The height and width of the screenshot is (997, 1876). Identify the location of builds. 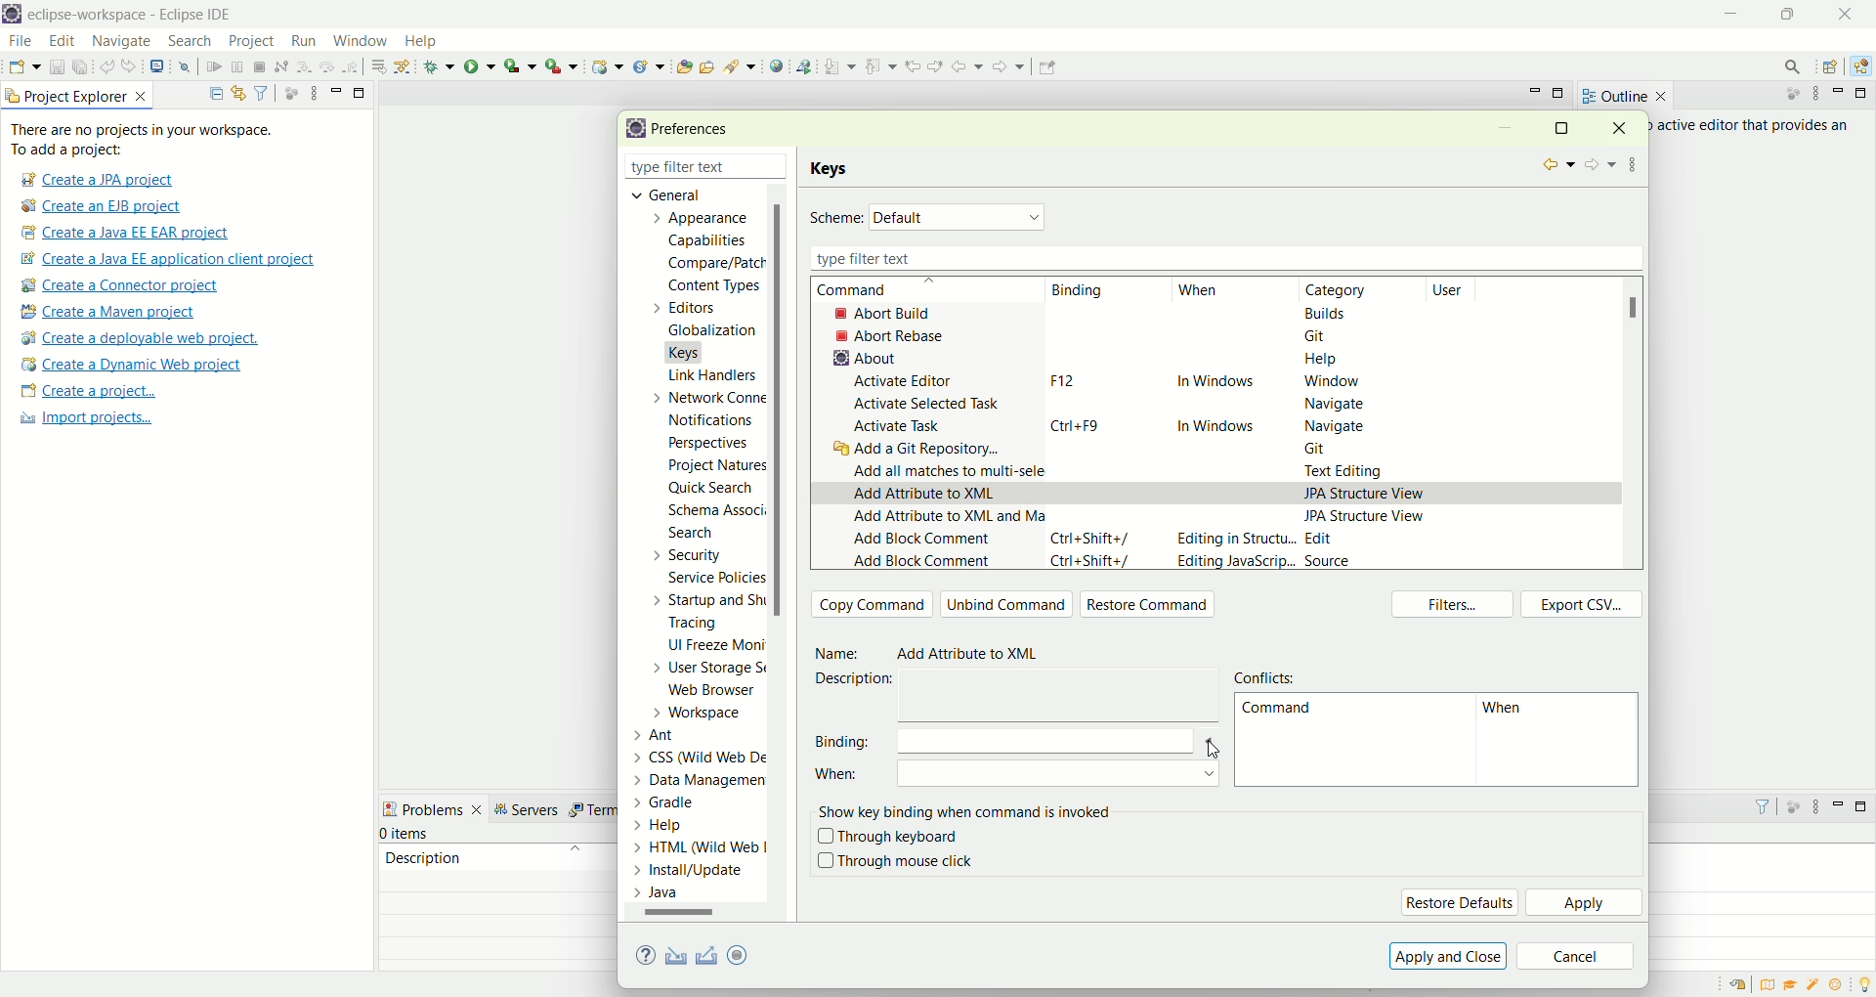
(1327, 313).